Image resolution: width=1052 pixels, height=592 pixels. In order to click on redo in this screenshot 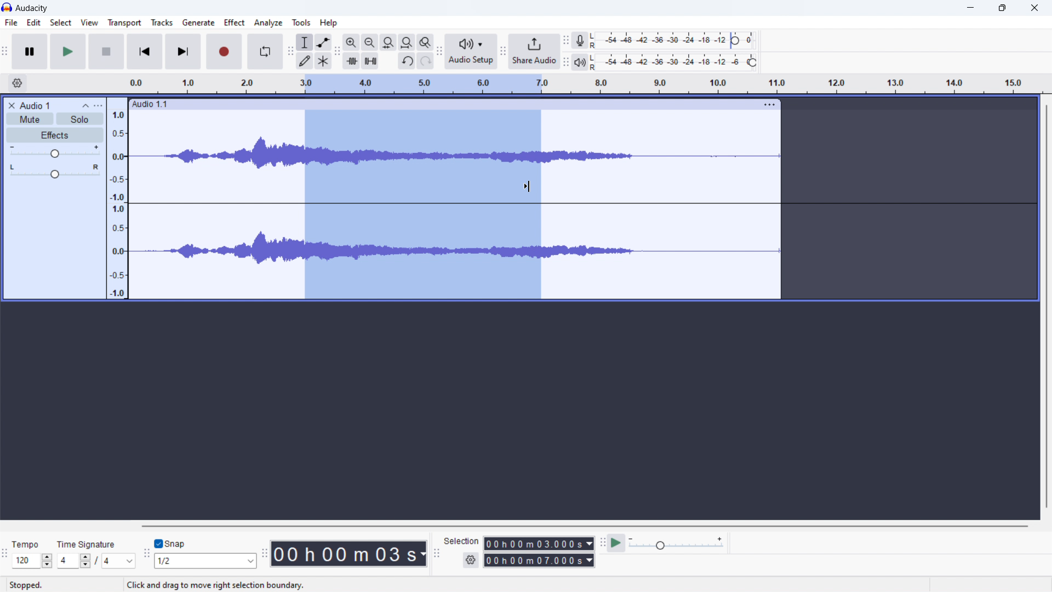, I will do `click(426, 60)`.